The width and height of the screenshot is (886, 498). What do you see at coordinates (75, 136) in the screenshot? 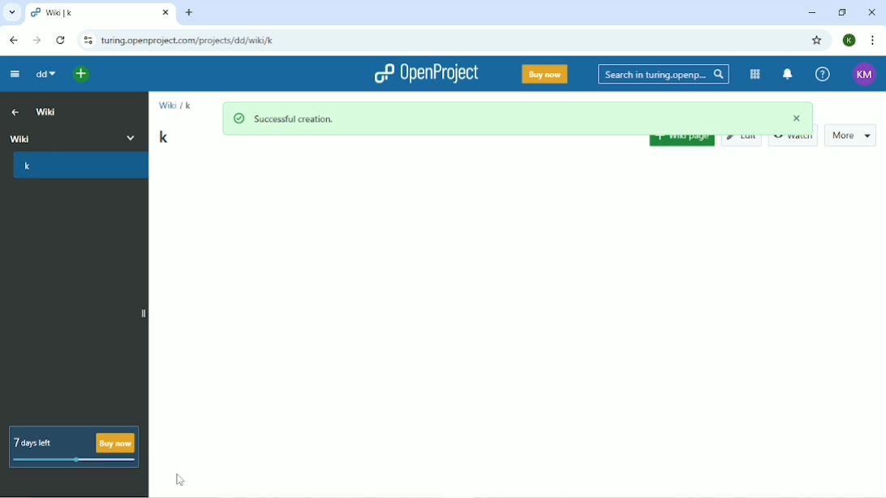
I see `Wiki` at bounding box center [75, 136].